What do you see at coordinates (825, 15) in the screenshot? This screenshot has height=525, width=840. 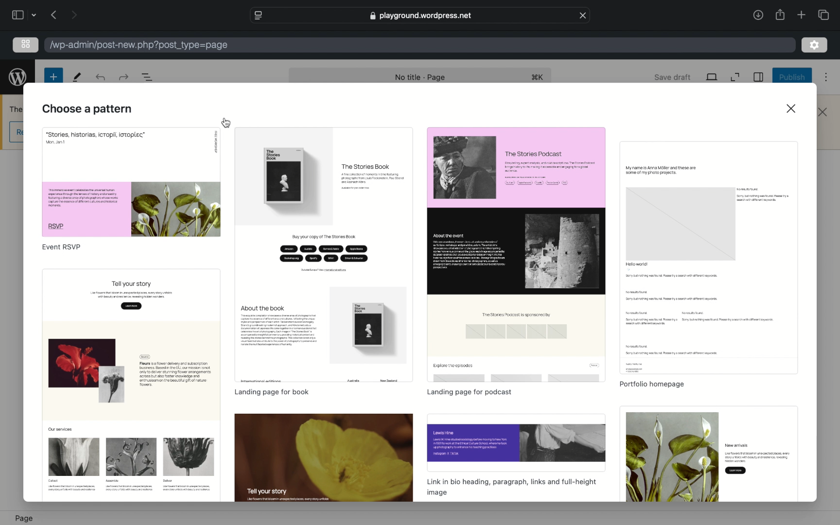 I see `show tab overview` at bounding box center [825, 15].